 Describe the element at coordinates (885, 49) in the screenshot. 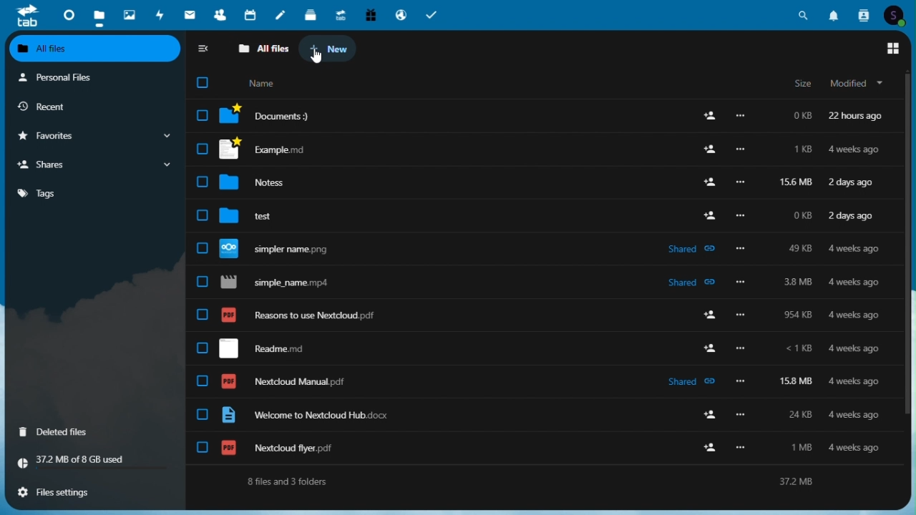

I see `main menu` at that location.